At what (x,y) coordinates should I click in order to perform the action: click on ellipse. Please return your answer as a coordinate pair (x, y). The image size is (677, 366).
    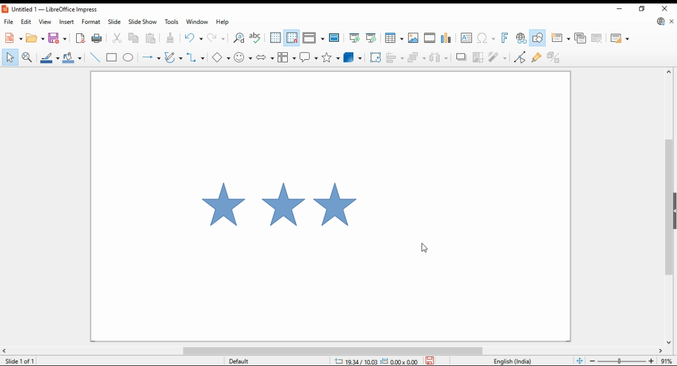
    Looking at the image, I should click on (128, 57).